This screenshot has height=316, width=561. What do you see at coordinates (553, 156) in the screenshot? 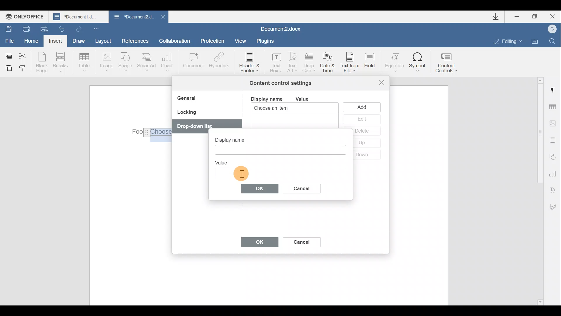
I see `Shapes settings` at bounding box center [553, 156].